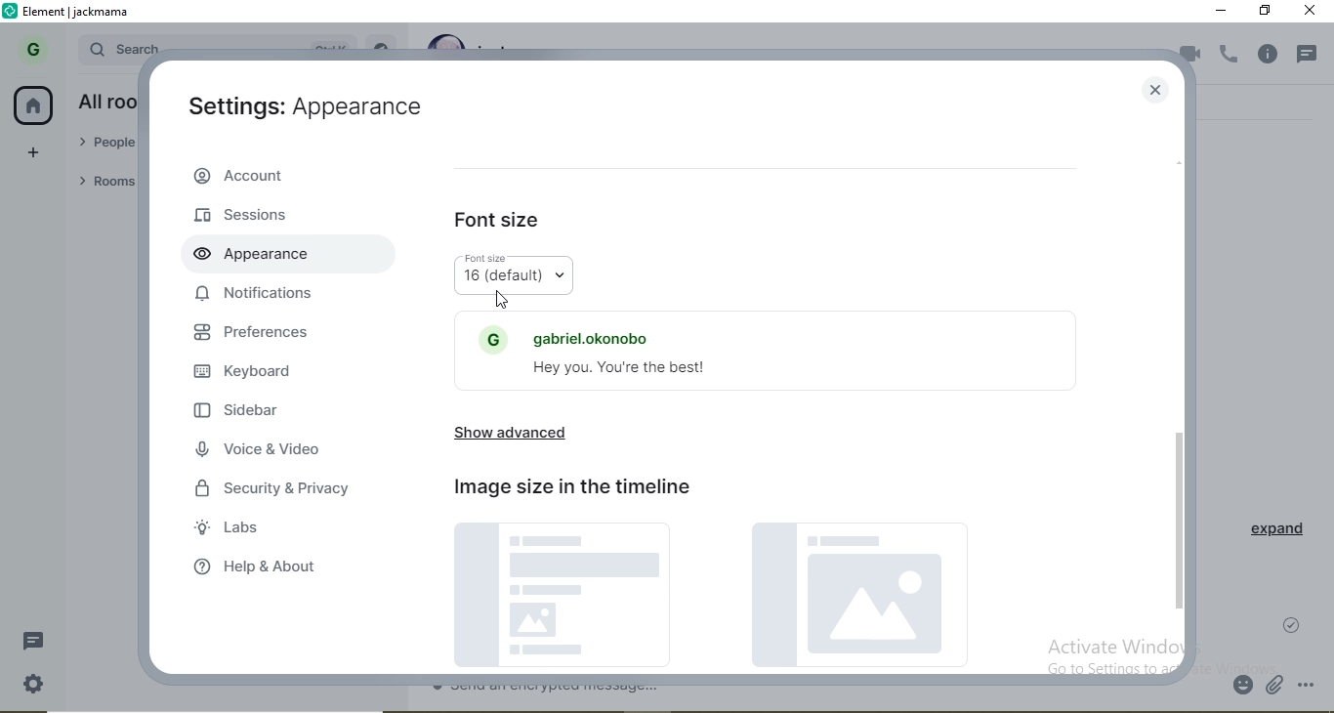  Describe the element at coordinates (1230, 56) in the screenshot. I see `voice call` at that location.